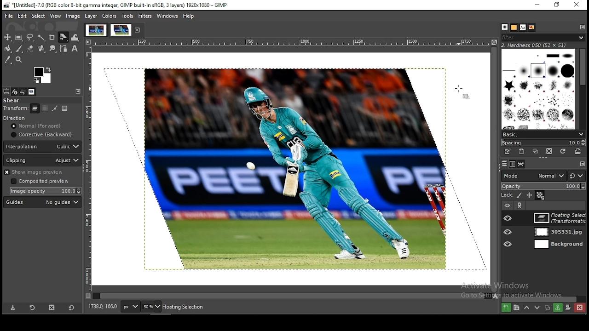 This screenshot has width=589, height=331. What do you see at coordinates (73, 16) in the screenshot?
I see `image` at bounding box center [73, 16].